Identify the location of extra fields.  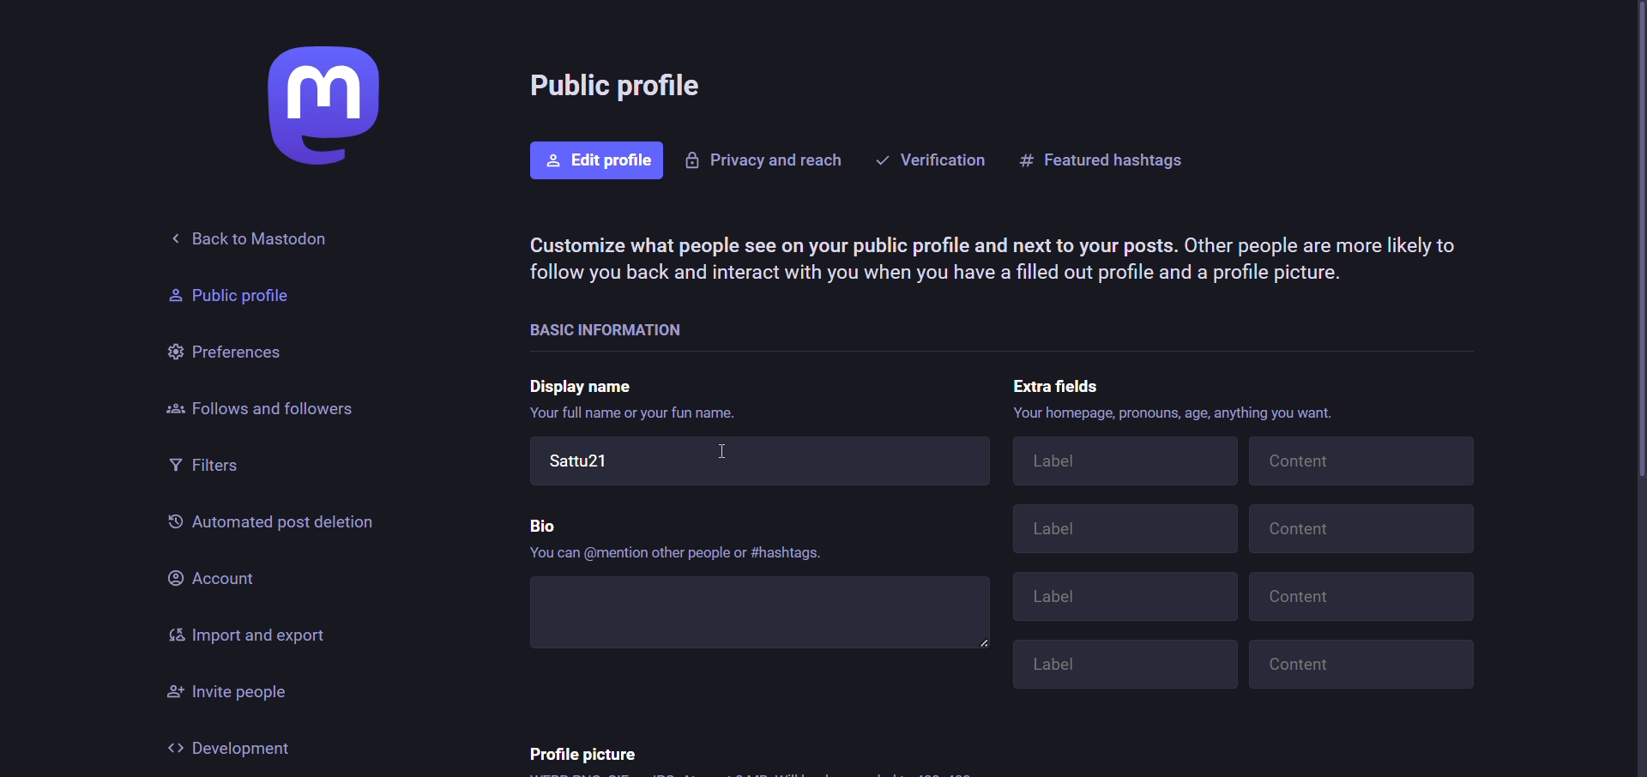
(1051, 384).